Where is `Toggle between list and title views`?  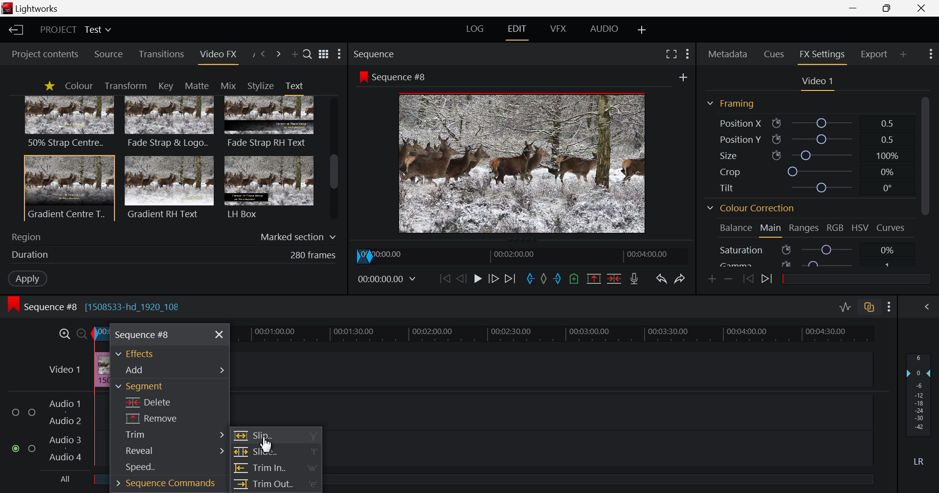
Toggle between list and title views is located at coordinates (325, 54).